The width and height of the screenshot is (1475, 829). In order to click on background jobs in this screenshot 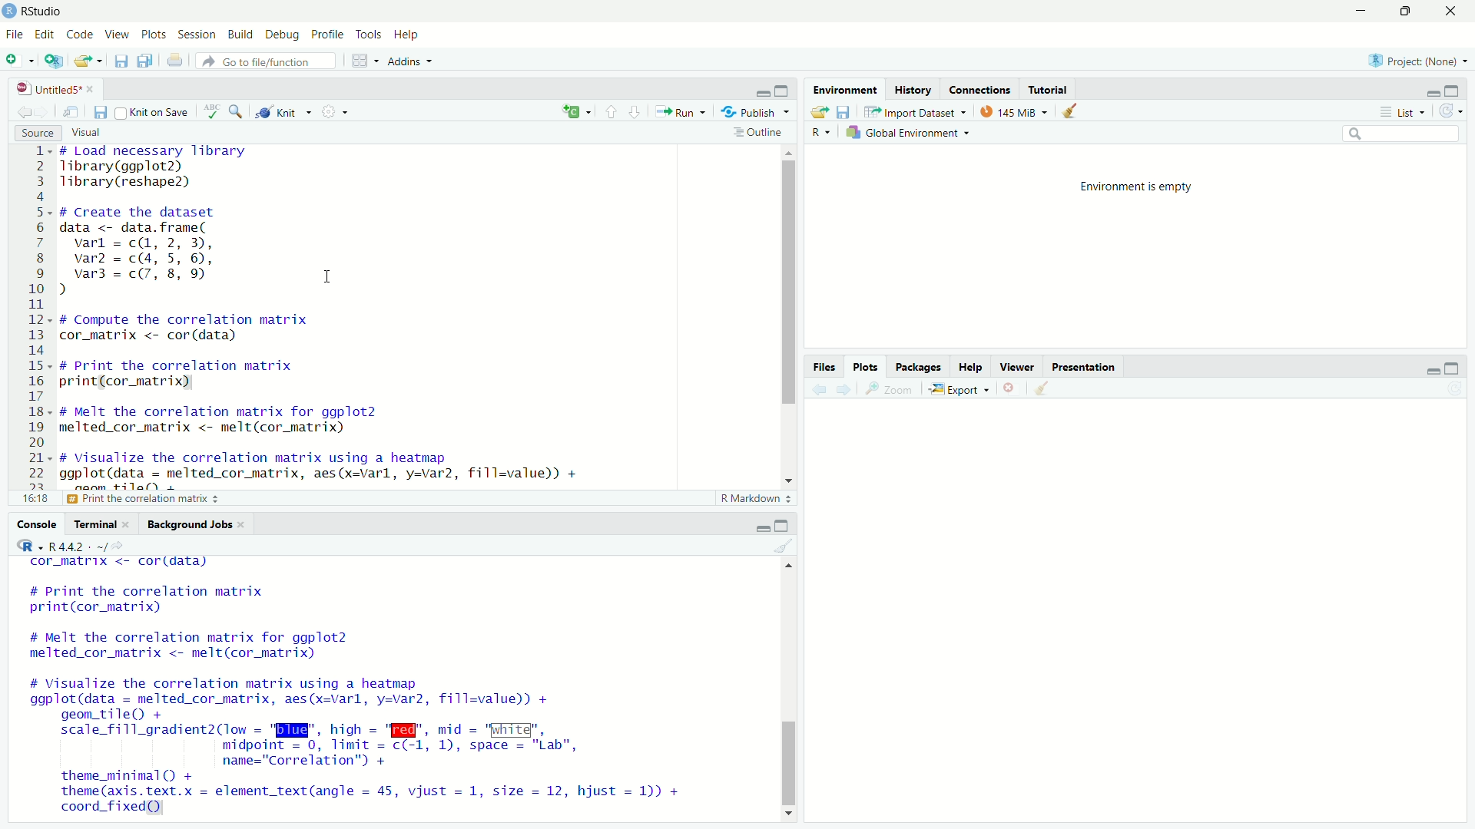, I will do `click(197, 524)`.